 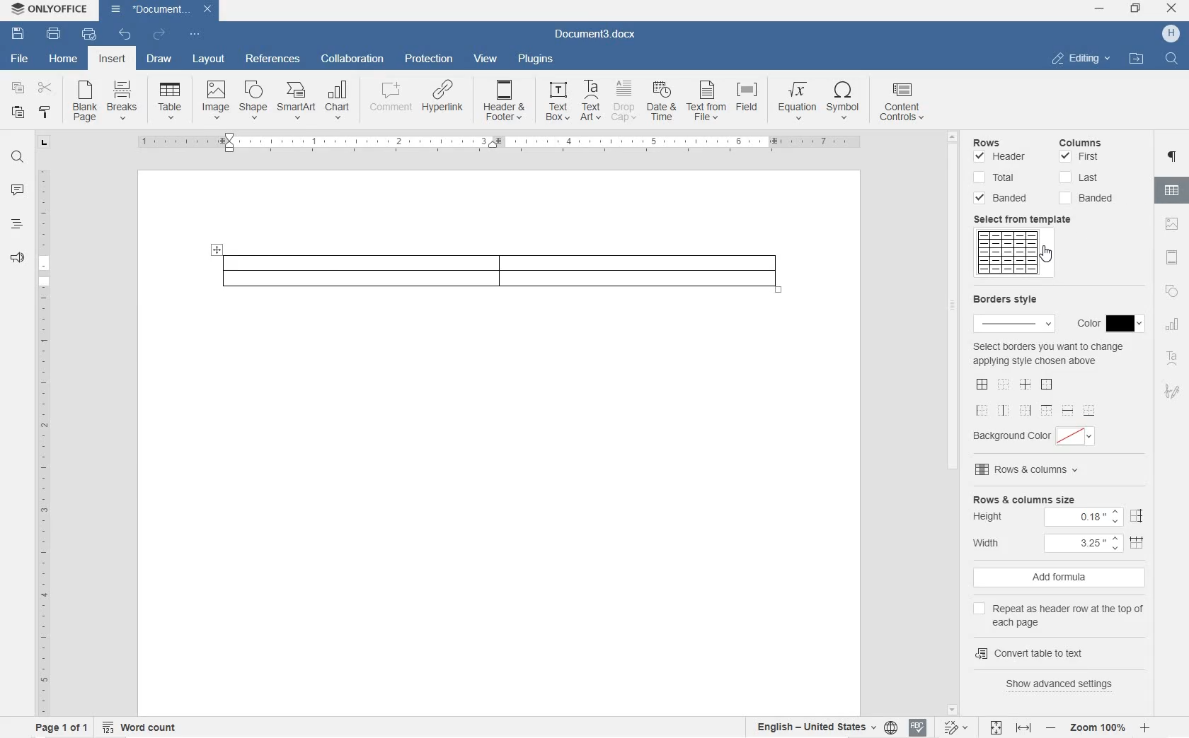 I want to click on Field, so click(x=750, y=101).